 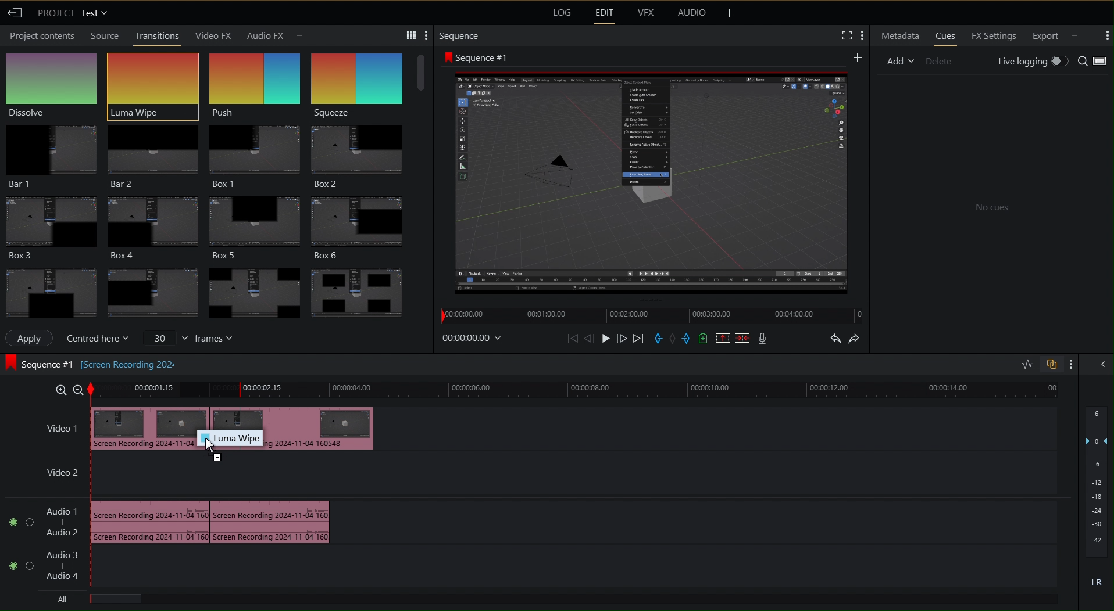 I want to click on Delete, so click(x=940, y=61).